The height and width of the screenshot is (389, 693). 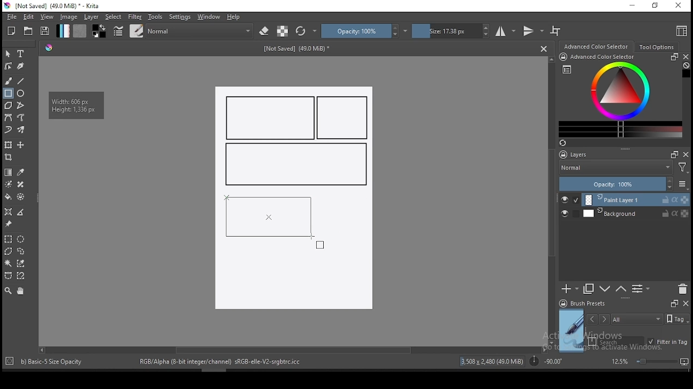 What do you see at coordinates (668, 343) in the screenshot?
I see `filter in tag` at bounding box center [668, 343].